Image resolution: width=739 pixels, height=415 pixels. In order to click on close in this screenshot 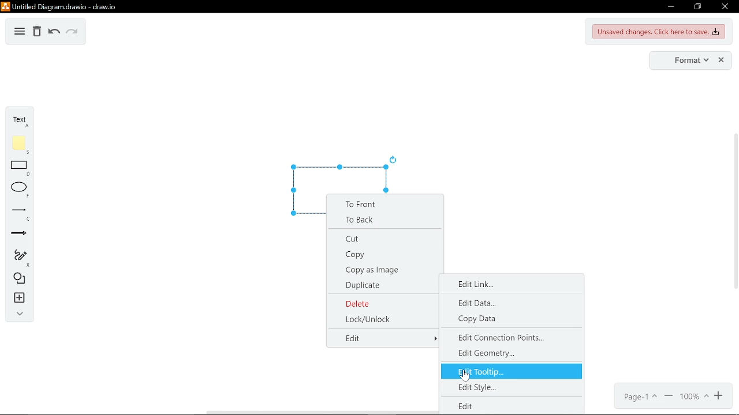, I will do `click(722, 61)`.